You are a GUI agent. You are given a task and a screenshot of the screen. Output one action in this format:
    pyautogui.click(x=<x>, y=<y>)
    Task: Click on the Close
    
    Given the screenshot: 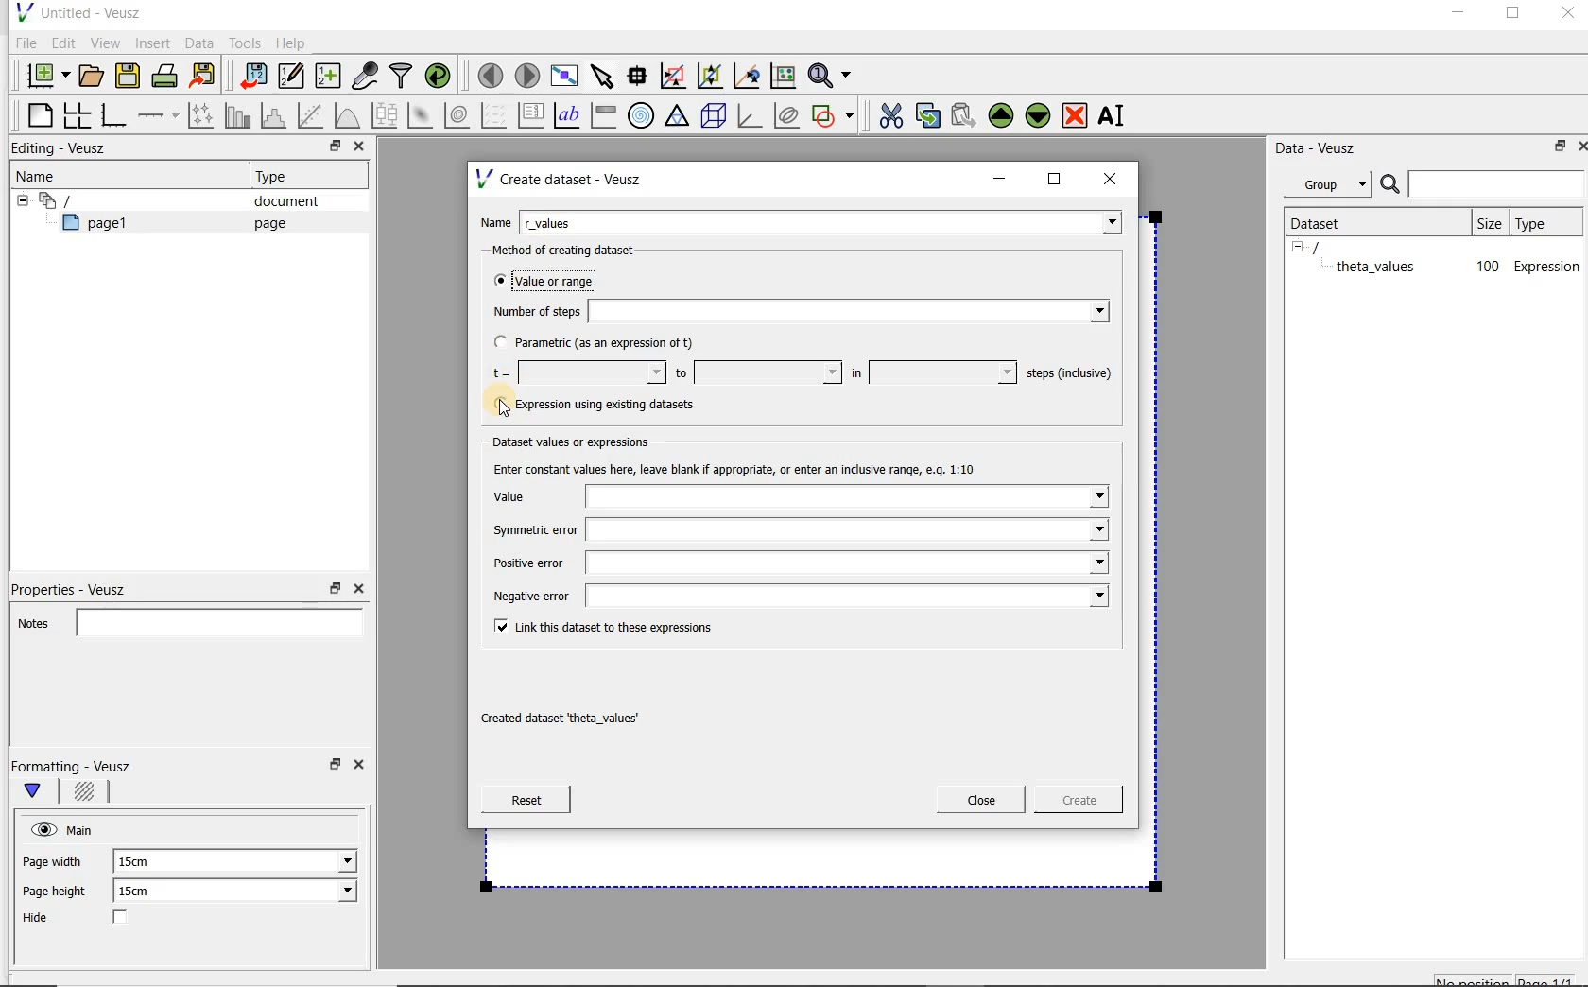 What is the action you would take?
    pyautogui.click(x=357, y=589)
    